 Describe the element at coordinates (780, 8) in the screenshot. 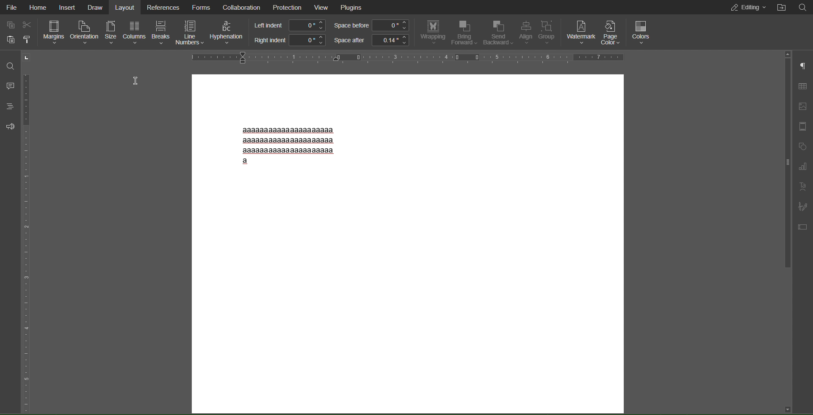

I see `Open File Location` at that location.